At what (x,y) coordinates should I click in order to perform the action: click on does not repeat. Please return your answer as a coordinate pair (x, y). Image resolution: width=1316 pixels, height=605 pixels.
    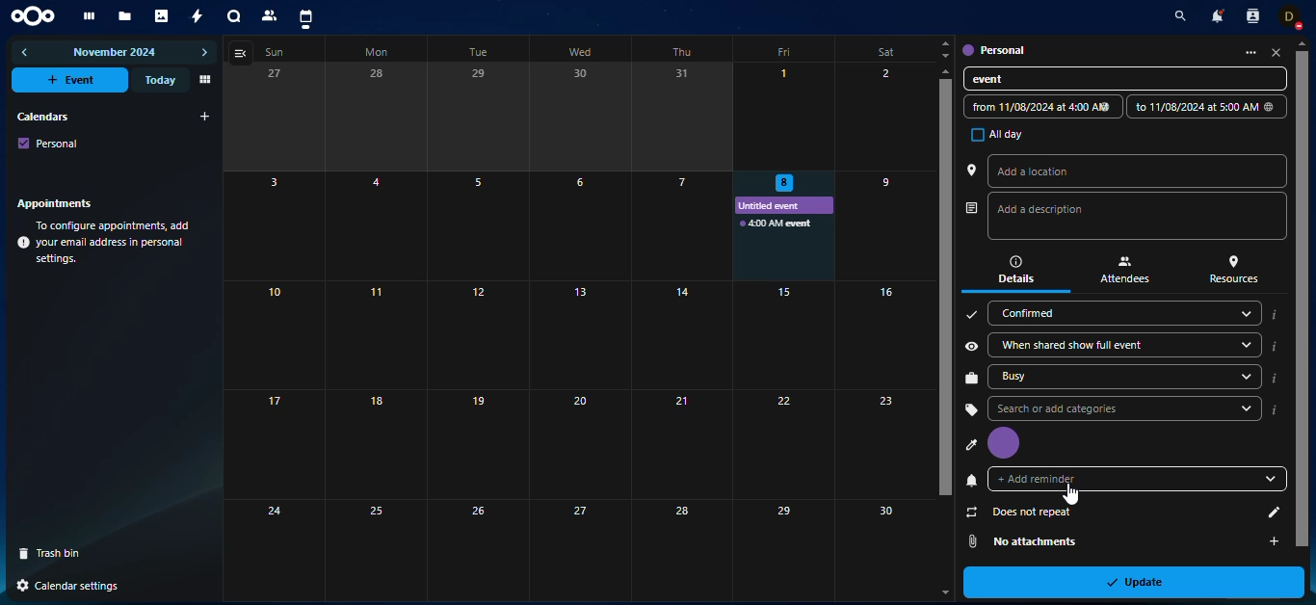
    Looking at the image, I should click on (1022, 513).